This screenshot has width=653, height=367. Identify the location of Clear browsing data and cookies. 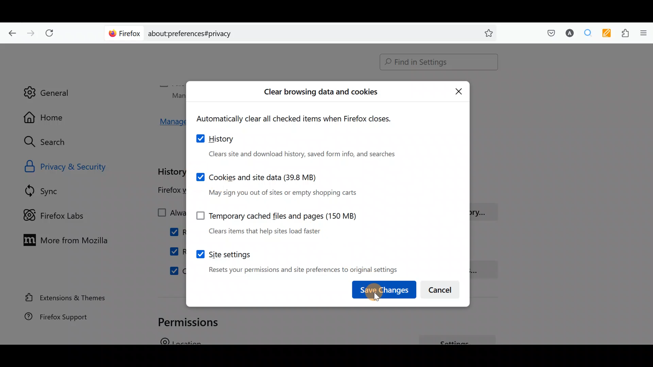
(321, 93).